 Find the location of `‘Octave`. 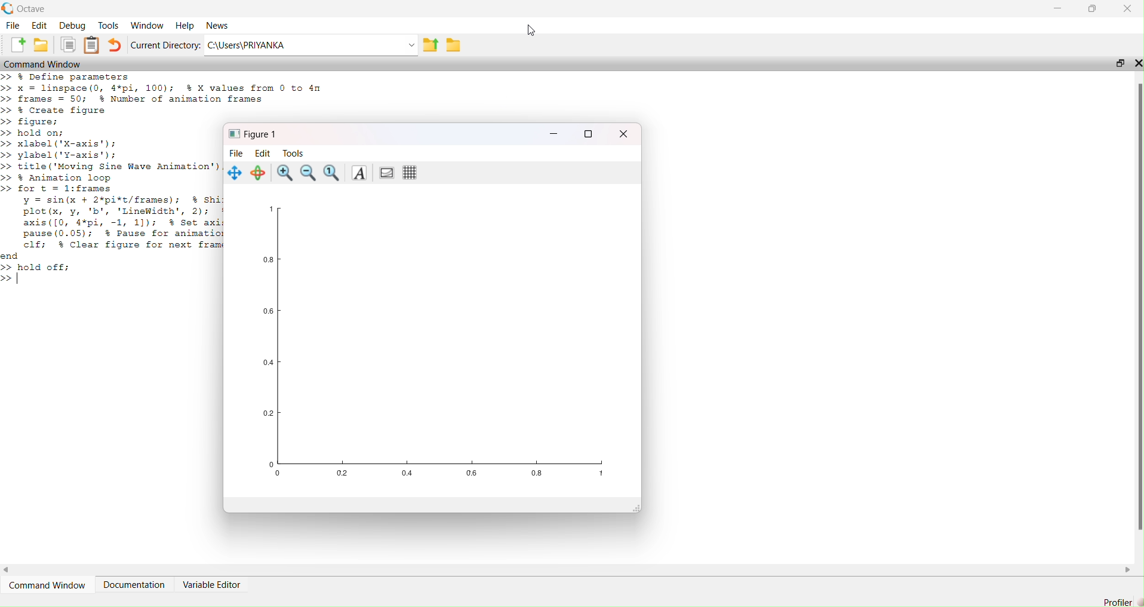

‘Octave is located at coordinates (28, 7).